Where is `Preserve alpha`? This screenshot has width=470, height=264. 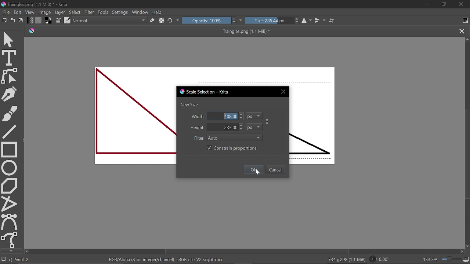
Preserve alpha is located at coordinates (161, 21).